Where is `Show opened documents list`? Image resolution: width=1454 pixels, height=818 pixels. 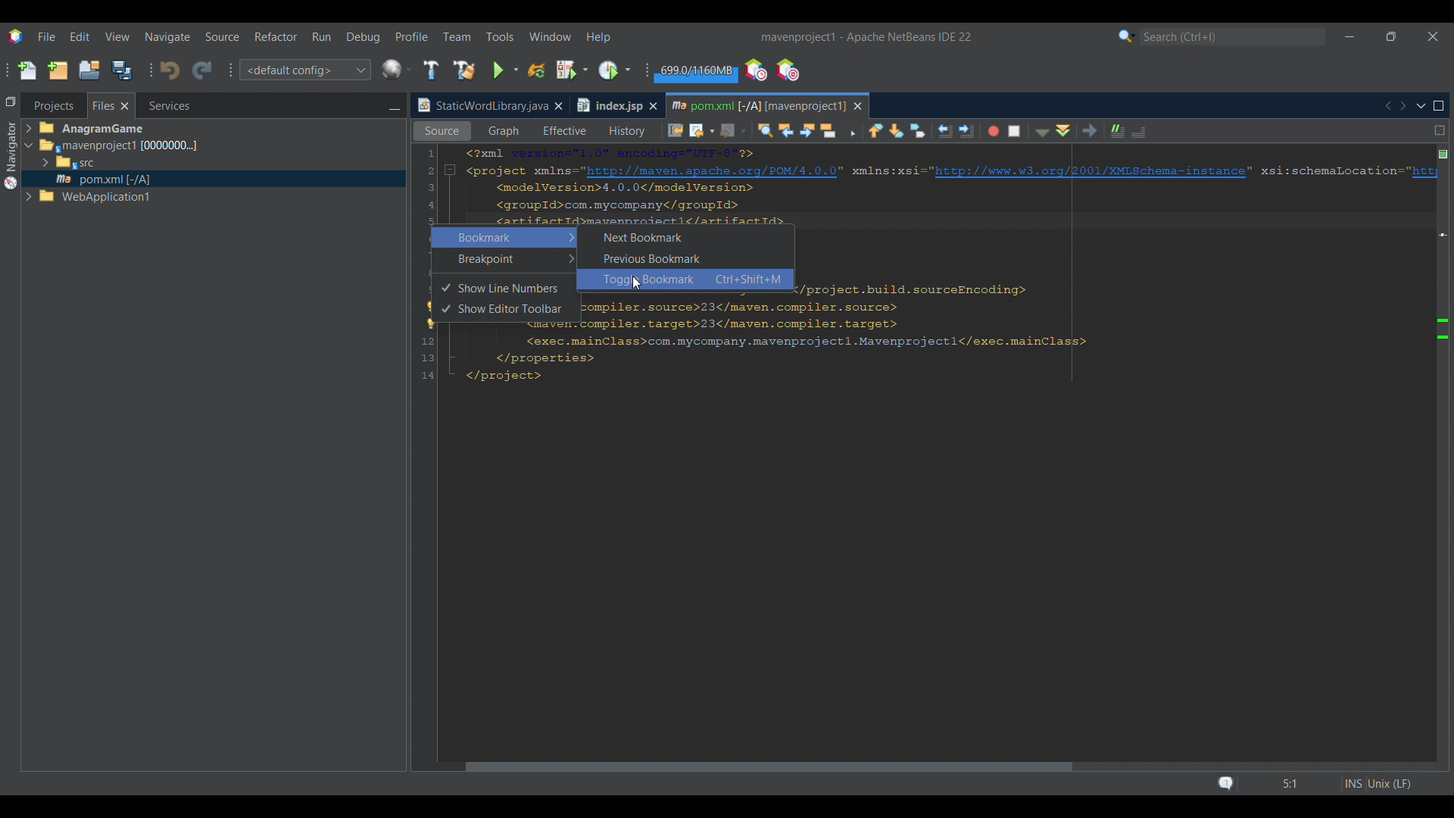
Show opened documents list is located at coordinates (1421, 107).